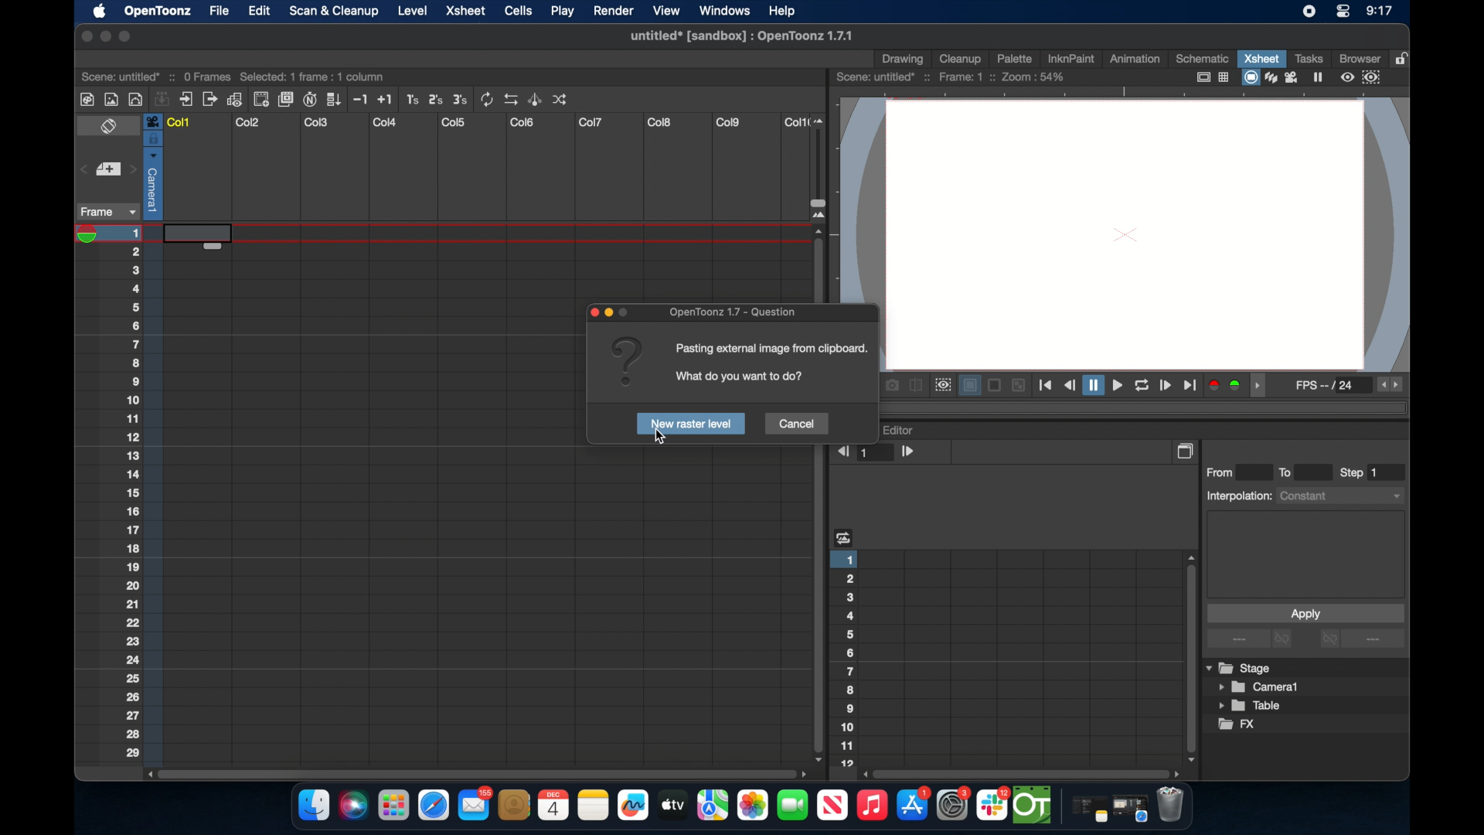 The width and height of the screenshot is (1484, 835). What do you see at coordinates (735, 312) in the screenshot?
I see `opentoonz - questoons` at bounding box center [735, 312].